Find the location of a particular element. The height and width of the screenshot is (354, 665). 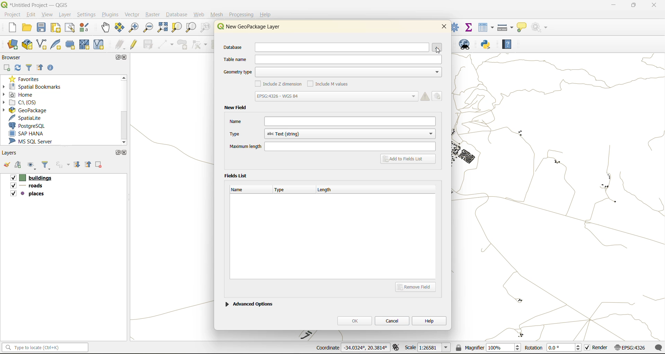

metasearch is located at coordinates (468, 46).